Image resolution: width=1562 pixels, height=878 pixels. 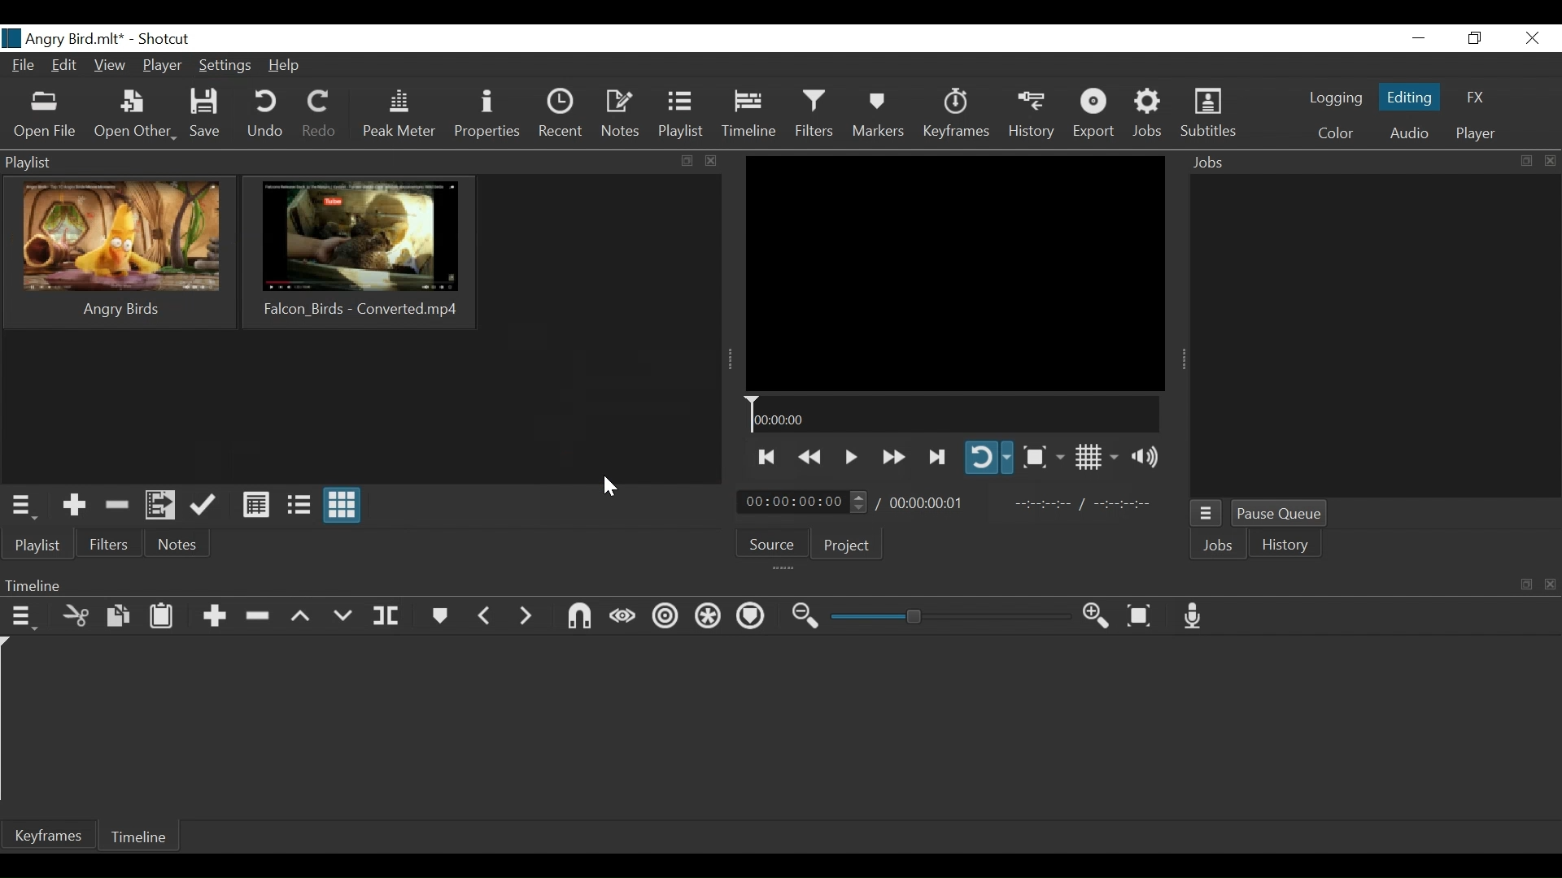 I want to click on Ripple all tracks, so click(x=709, y=616).